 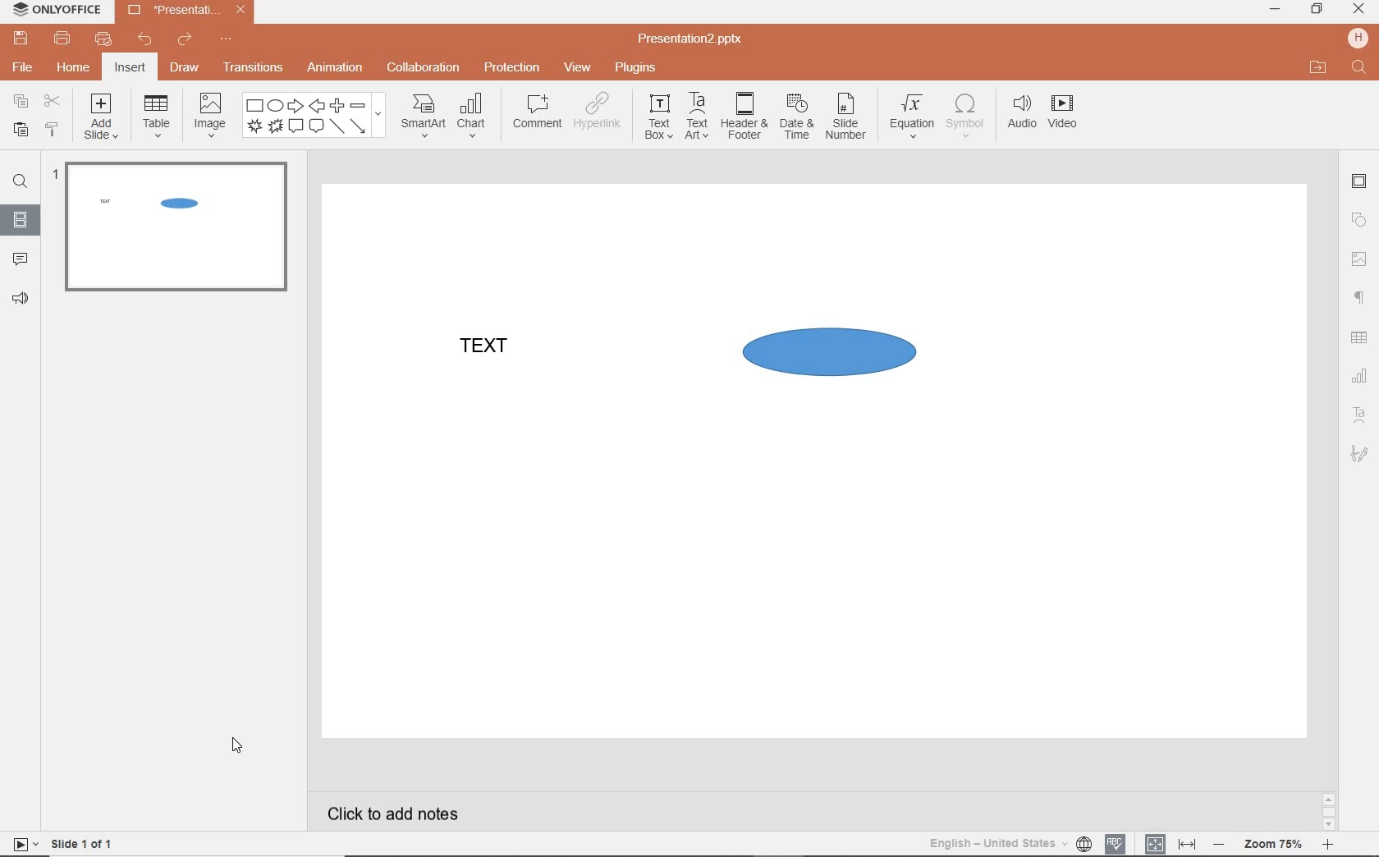 What do you see at coordinates (64, 843) in the screenshot?
I see `SLIDE 1 OF 1` at bounding box center [64, 843].